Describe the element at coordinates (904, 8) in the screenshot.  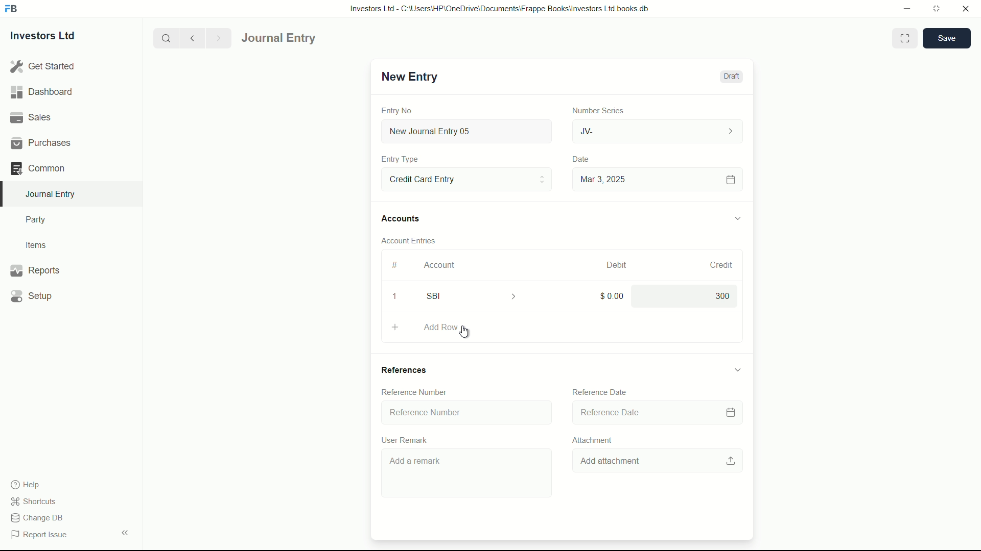
I see `minimize` at that location.